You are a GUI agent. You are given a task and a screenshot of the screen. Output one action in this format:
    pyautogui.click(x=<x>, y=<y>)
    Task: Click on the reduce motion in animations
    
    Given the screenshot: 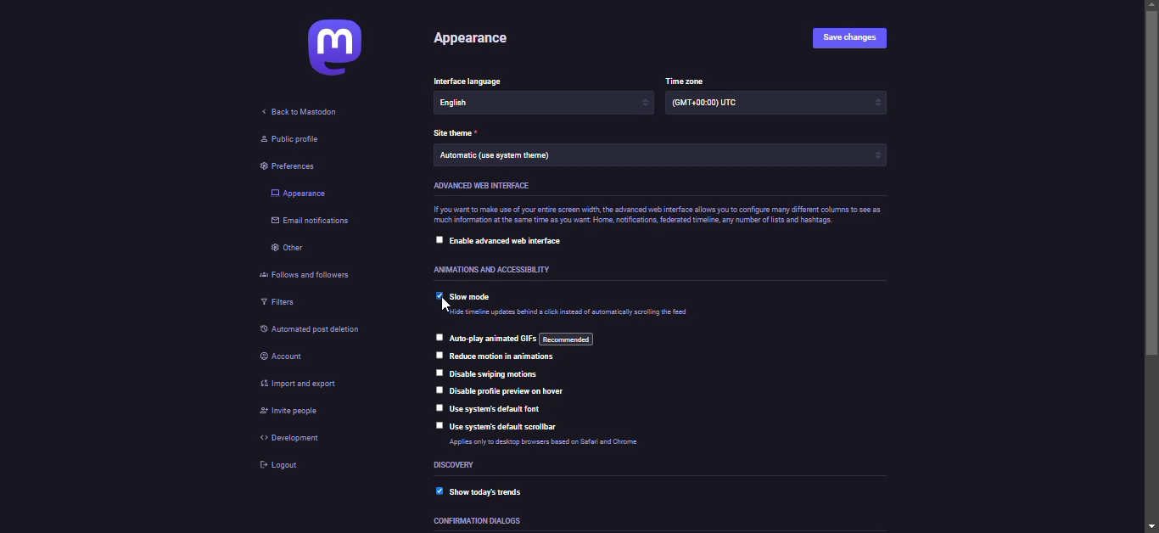 What is the action you would take?
    pyautogui.click(x=504, y=357)
    